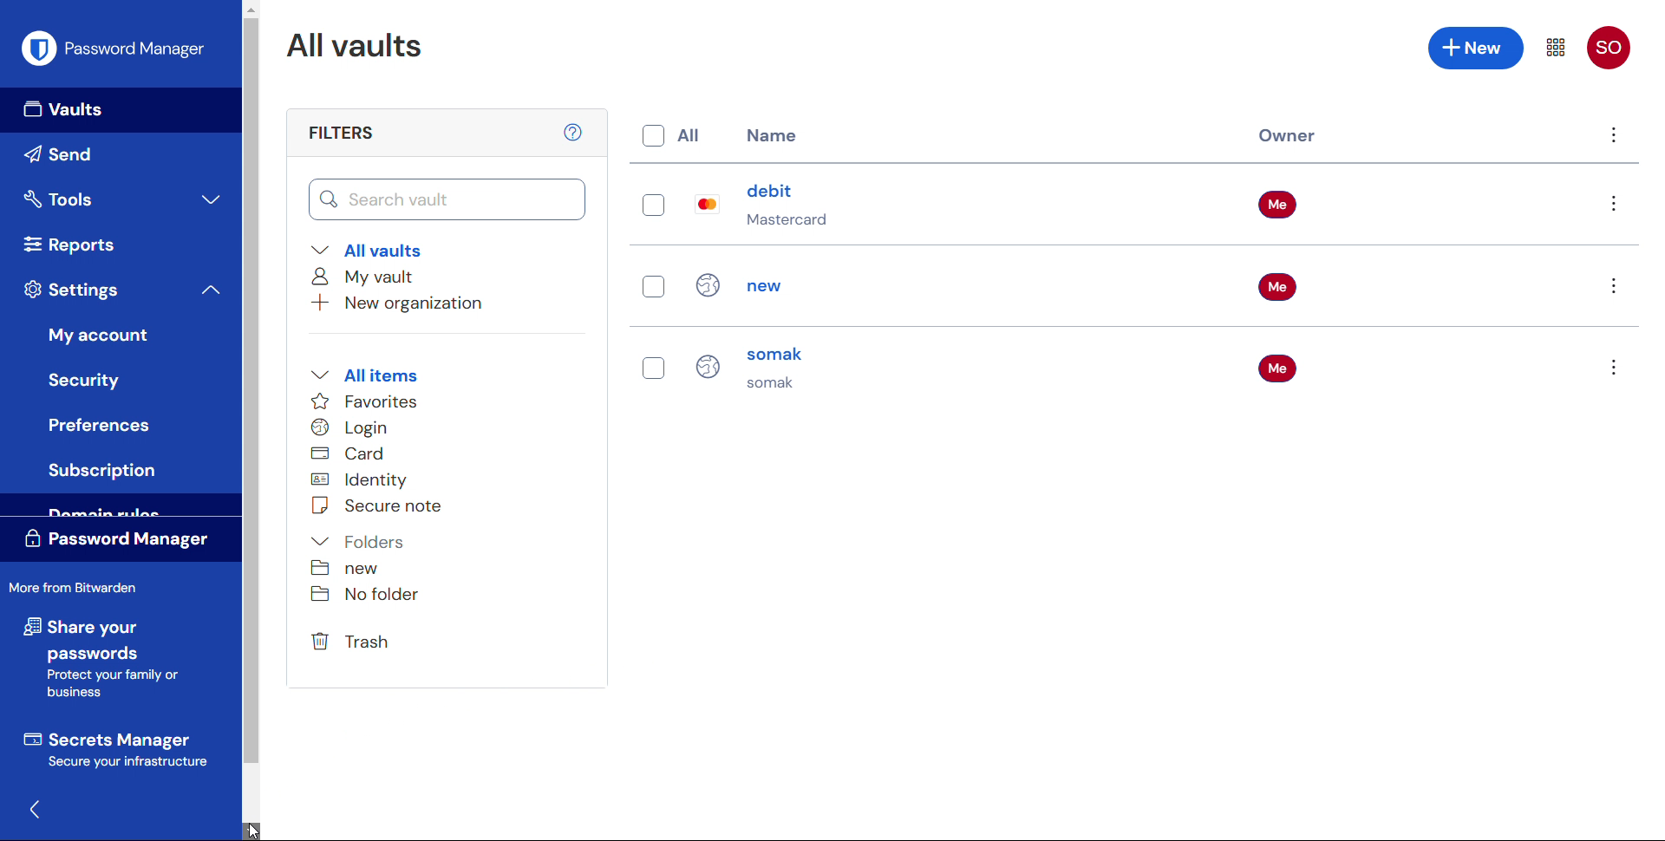  What do you see at coordinates (119, 153) in the screenshot?
I see `send ` at bounding box center [119, 153].